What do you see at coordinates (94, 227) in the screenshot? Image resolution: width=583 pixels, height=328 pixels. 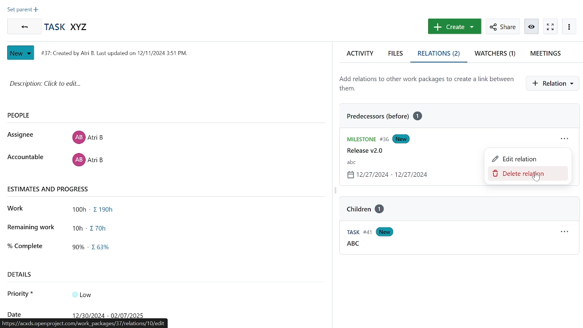 I see `remaining work` at bounding box center [94, 227].